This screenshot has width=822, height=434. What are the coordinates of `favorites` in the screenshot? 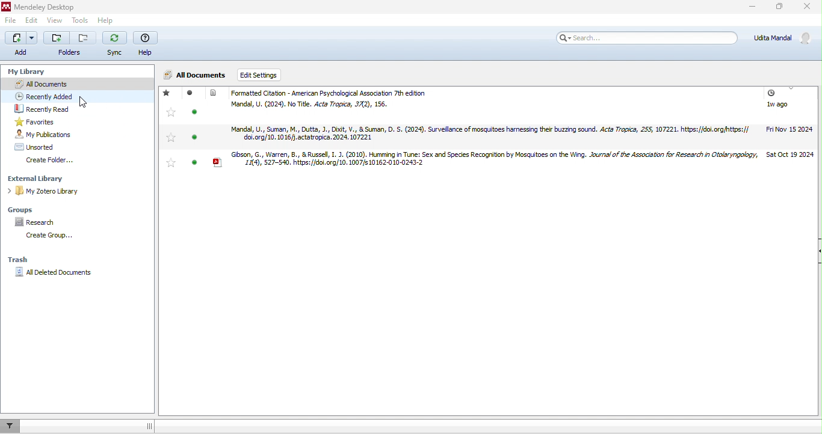 It's located at (172, 138).